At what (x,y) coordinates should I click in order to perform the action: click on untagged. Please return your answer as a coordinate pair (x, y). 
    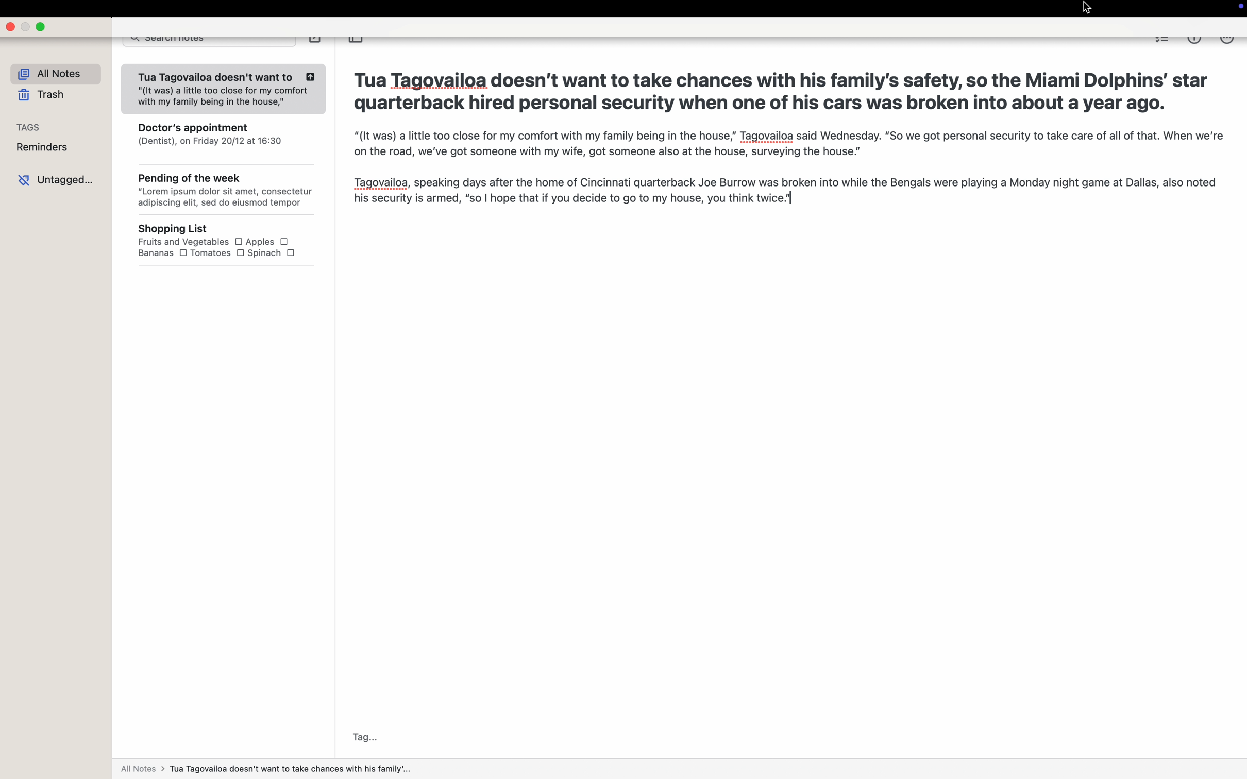
    Looking at the image, I should click on (54, 180).